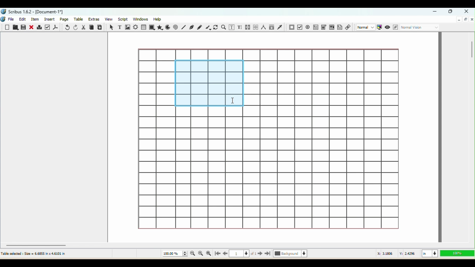  What do you see at coordinates (281, 27) in the screenshot?
I see `Eye dropper` at bounding box center [281, 27].